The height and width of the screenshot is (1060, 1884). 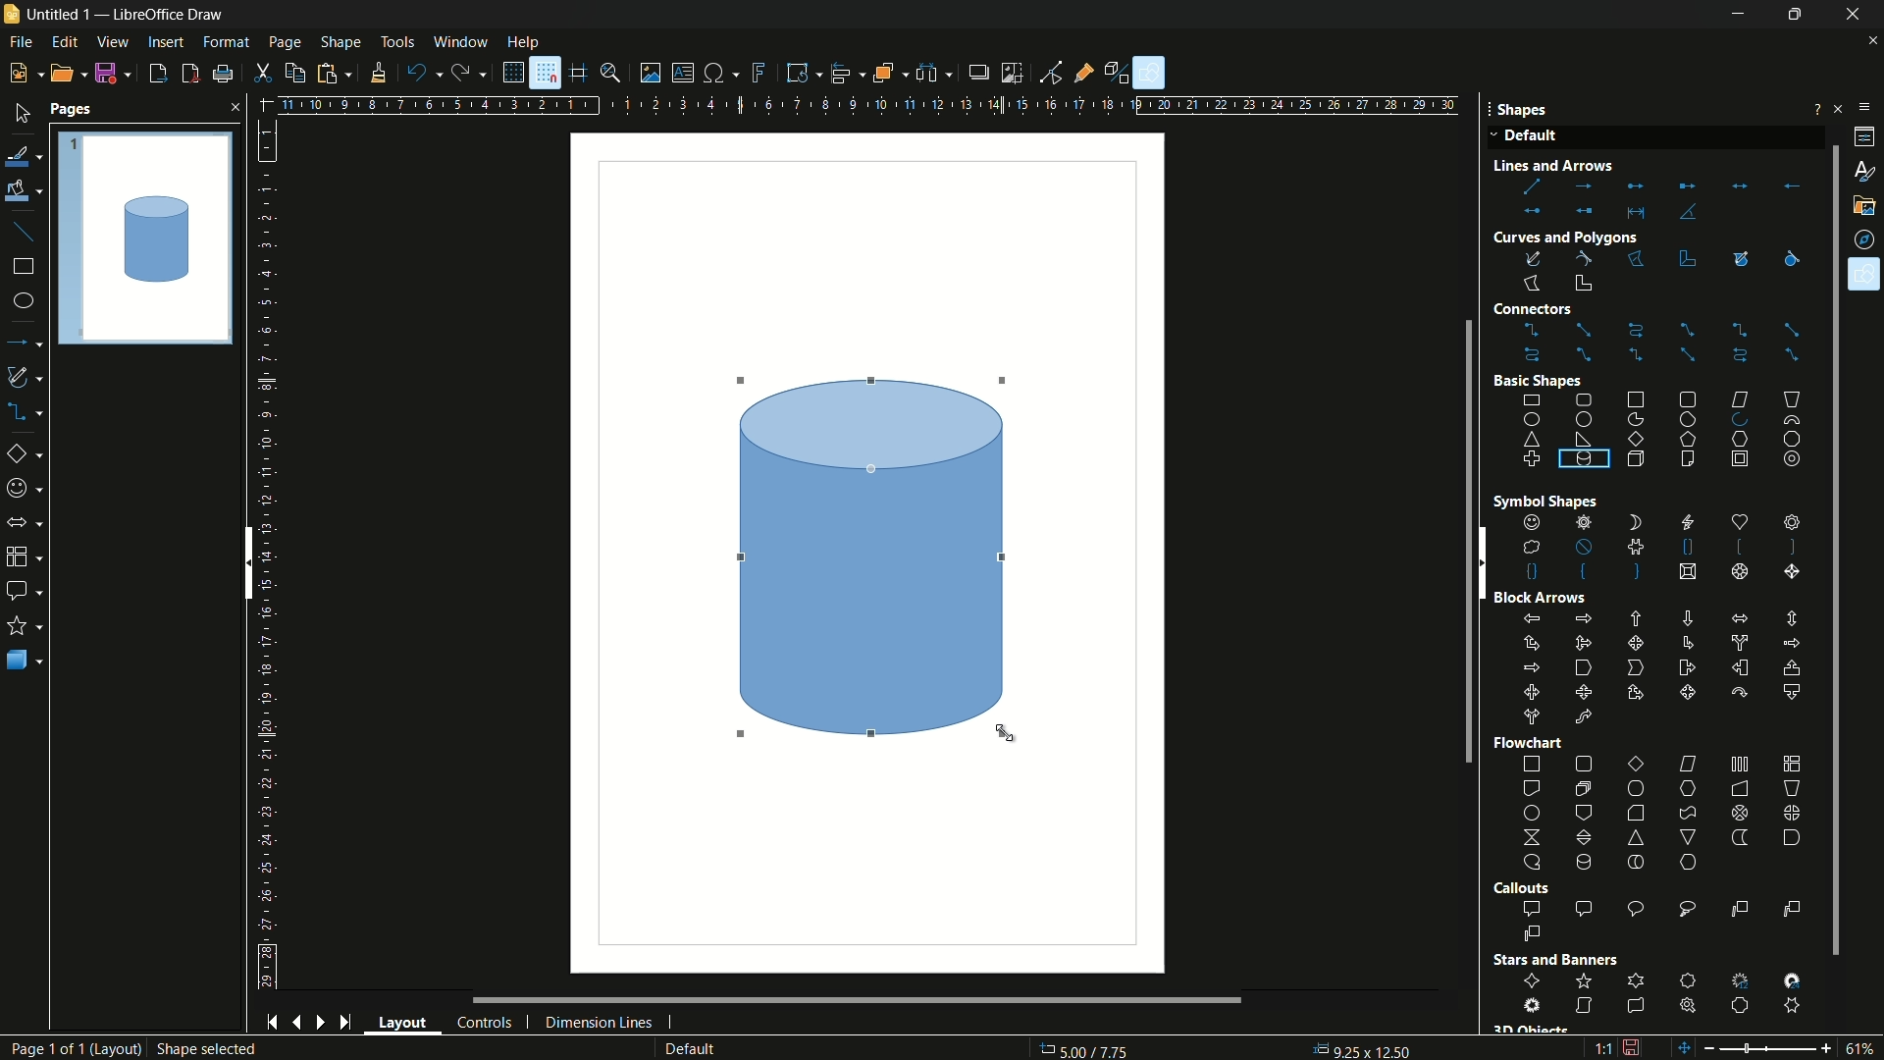 What do you see at coordinates (270, 1022) in the screenshot?
I see `start page` at bounding box center [270, 1022].